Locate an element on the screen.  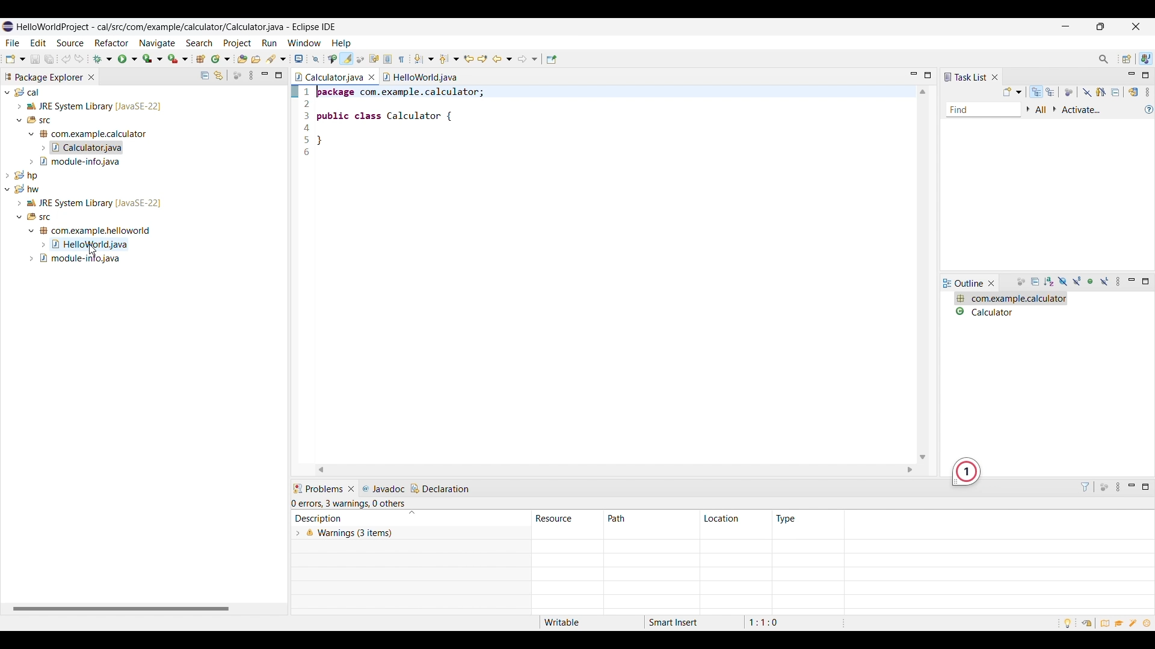
Find is located at coordinates (984, 111).